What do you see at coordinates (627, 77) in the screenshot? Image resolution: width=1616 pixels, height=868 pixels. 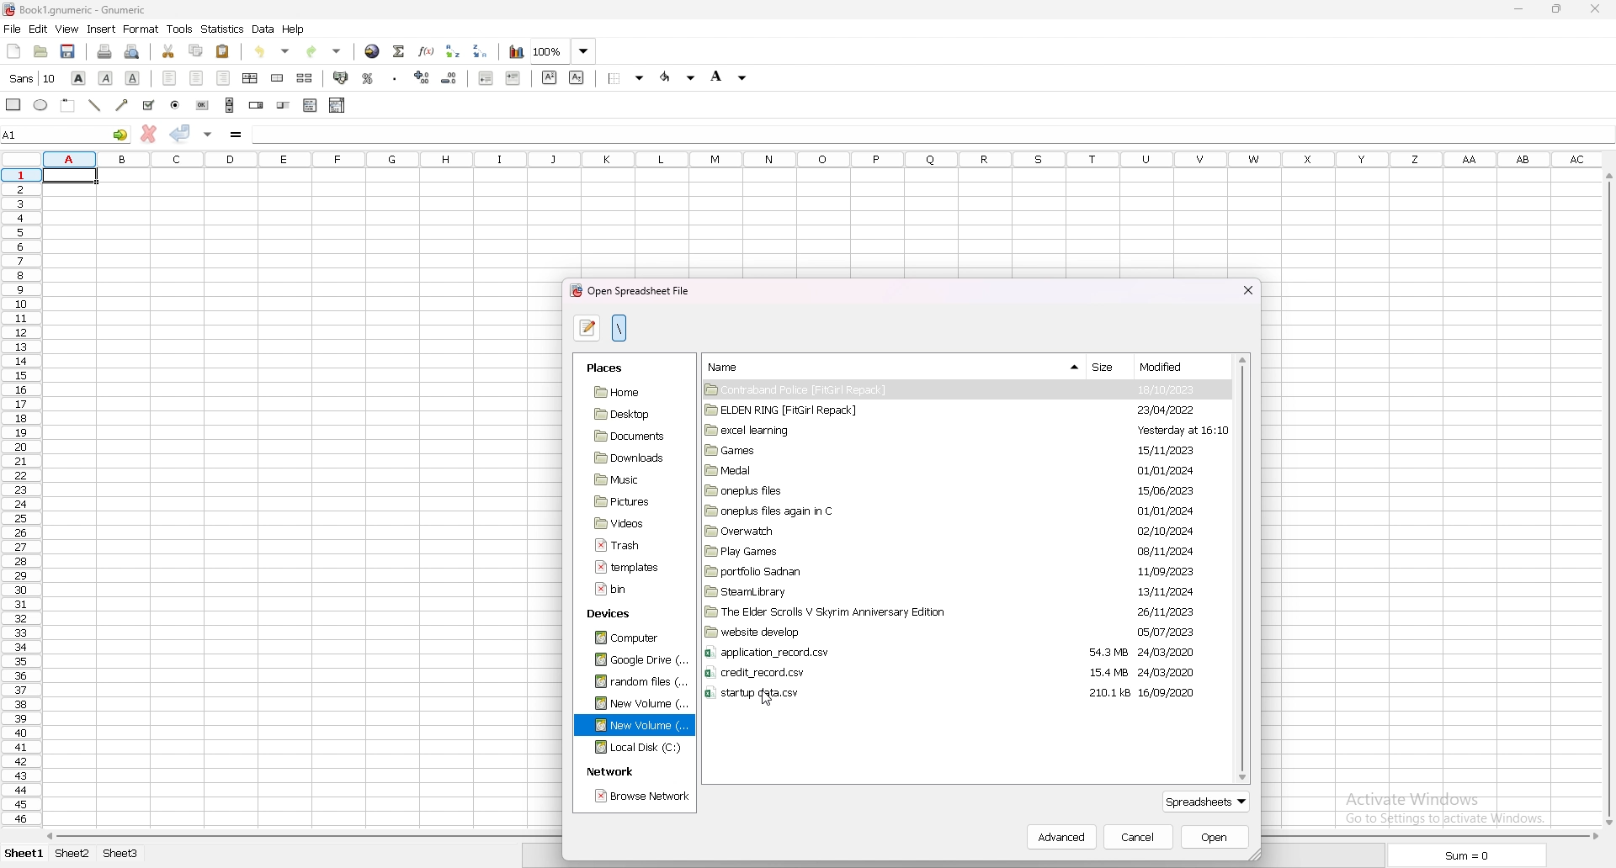 I see `border` at bounding box center [627, 77].